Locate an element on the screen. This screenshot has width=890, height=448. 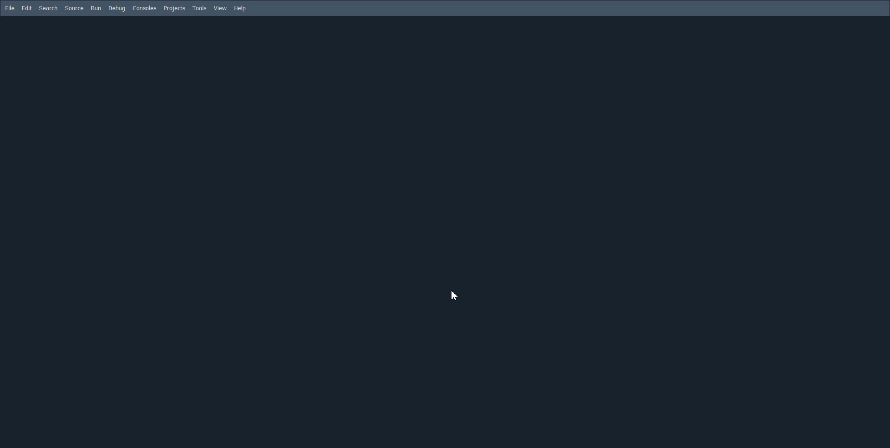
Projects is located at coordinates (174, 8).